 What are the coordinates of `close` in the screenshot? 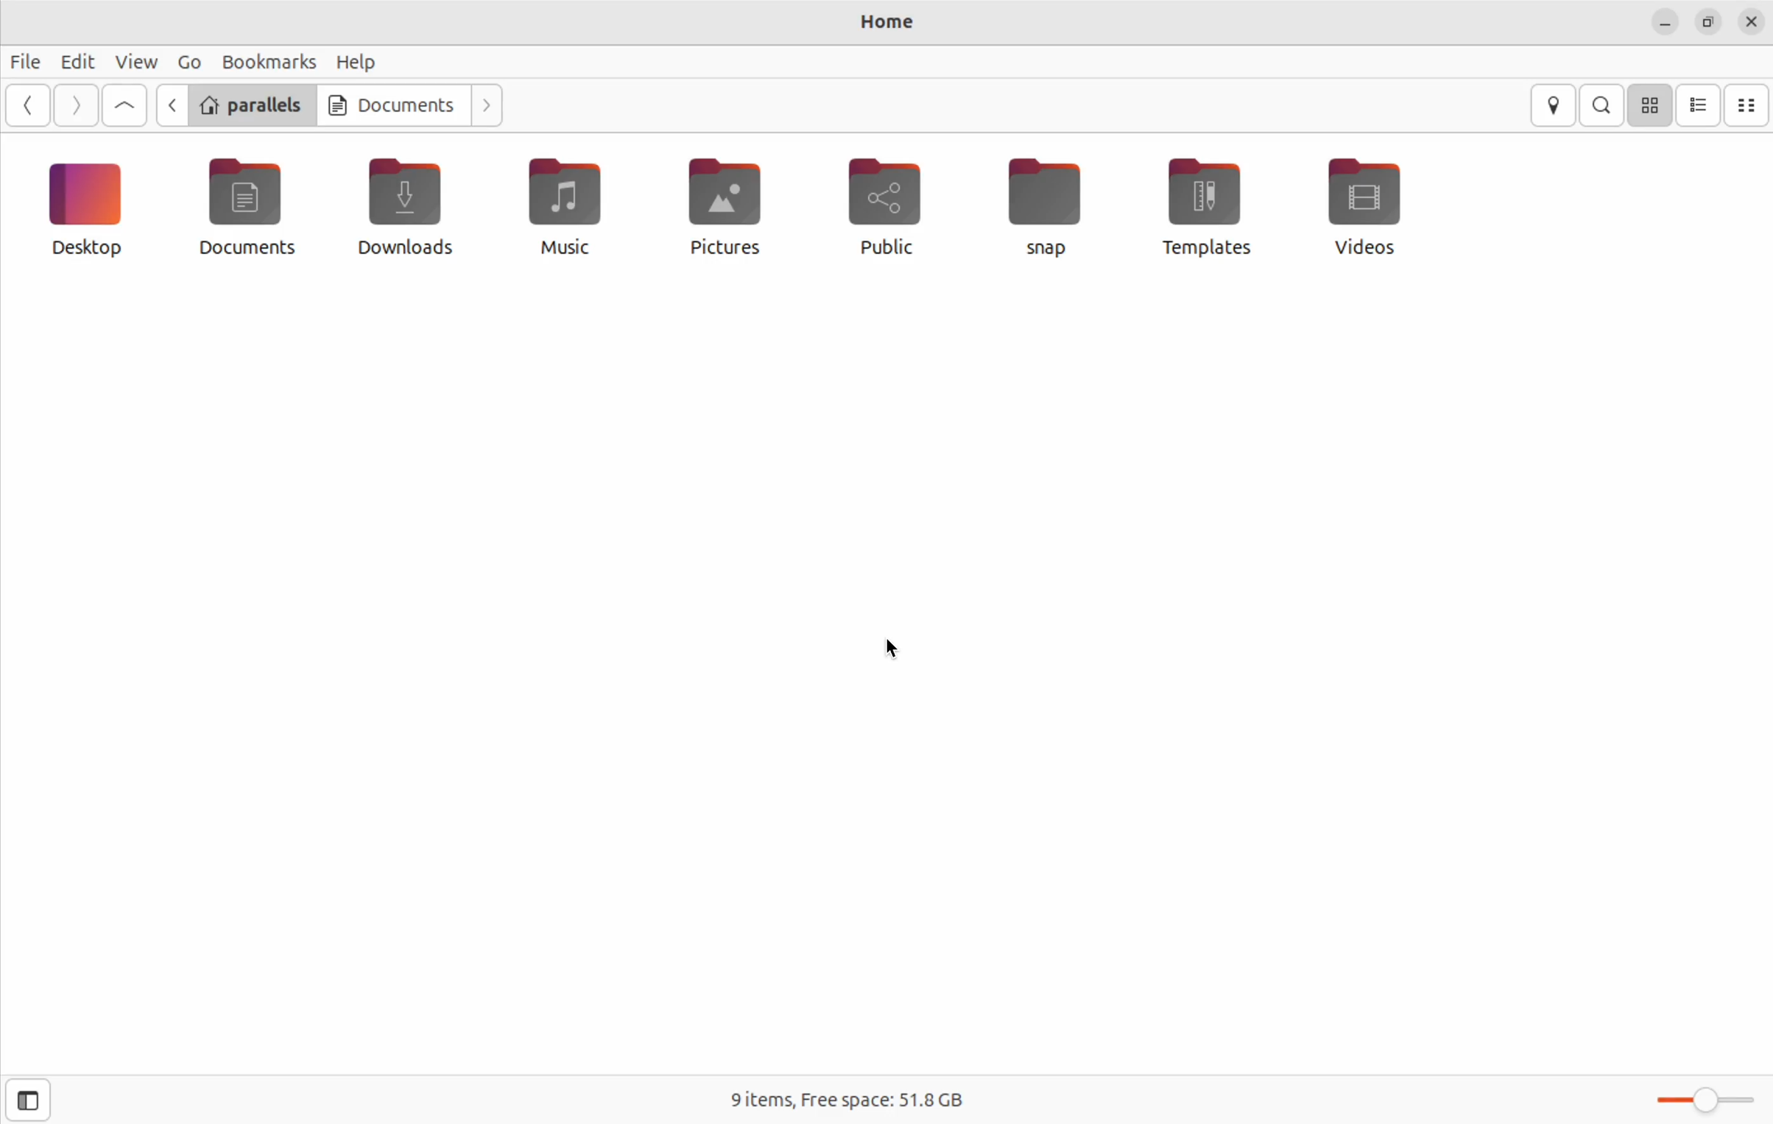 It's located at (1752, 23).